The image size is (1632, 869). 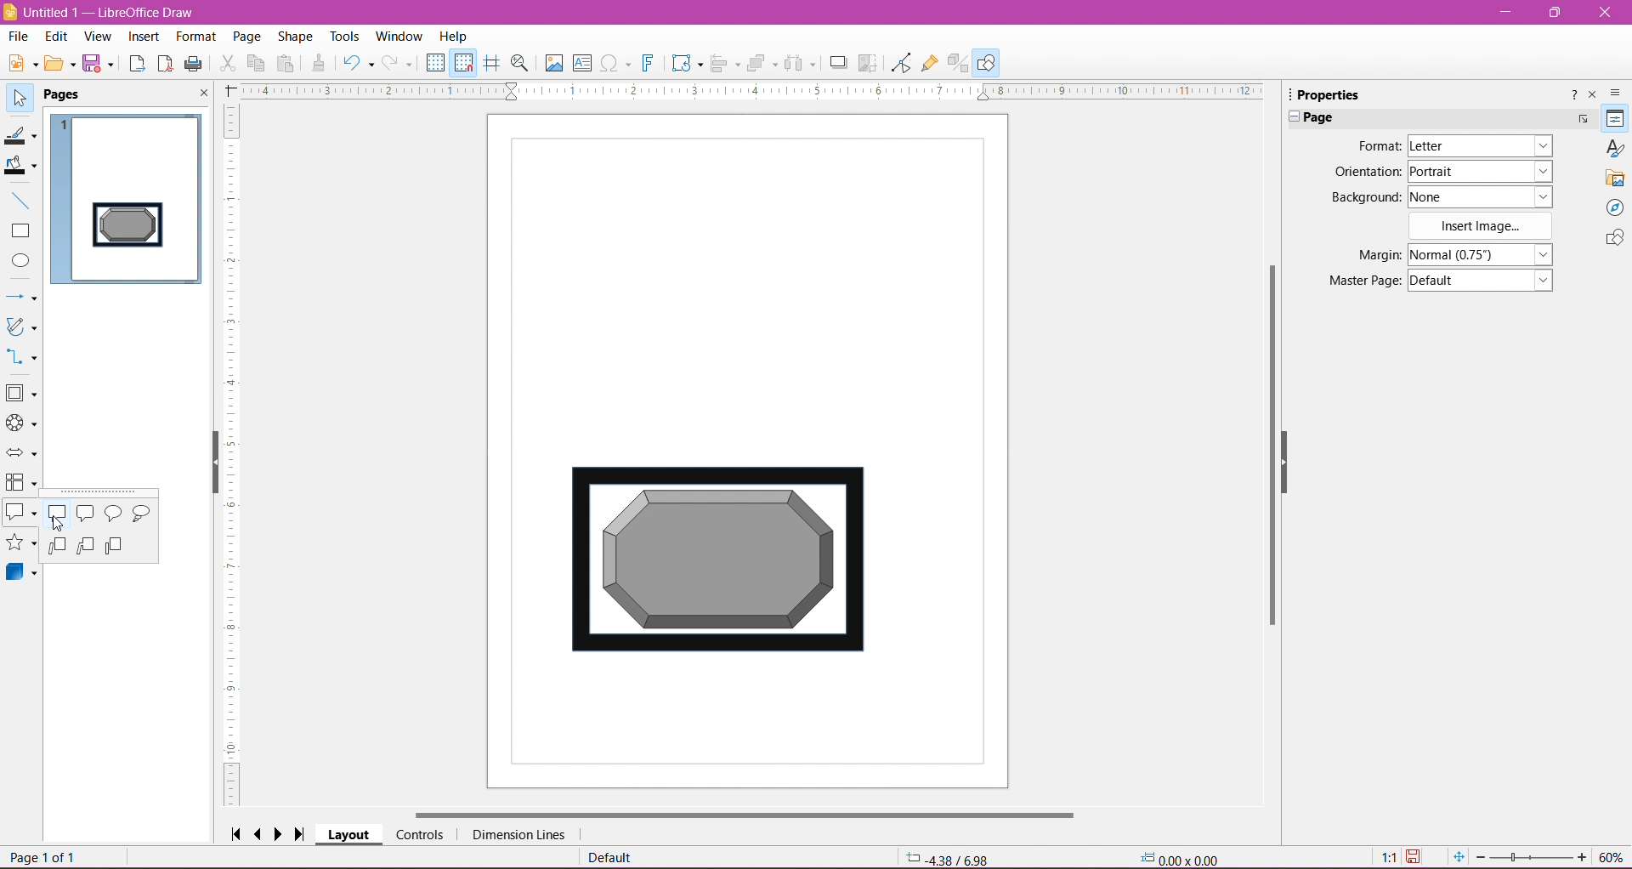 What do you see at coordinates (1484, 281) in the screenshot?
I see `Select master page` at bounding box center [1484, 281].